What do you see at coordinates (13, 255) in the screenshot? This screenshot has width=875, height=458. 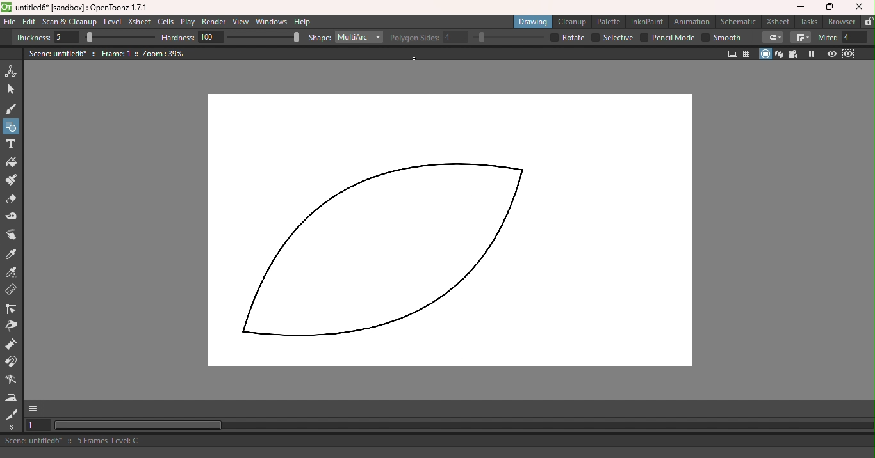 I see `Style picker tool` at bounding box center [13, 255].